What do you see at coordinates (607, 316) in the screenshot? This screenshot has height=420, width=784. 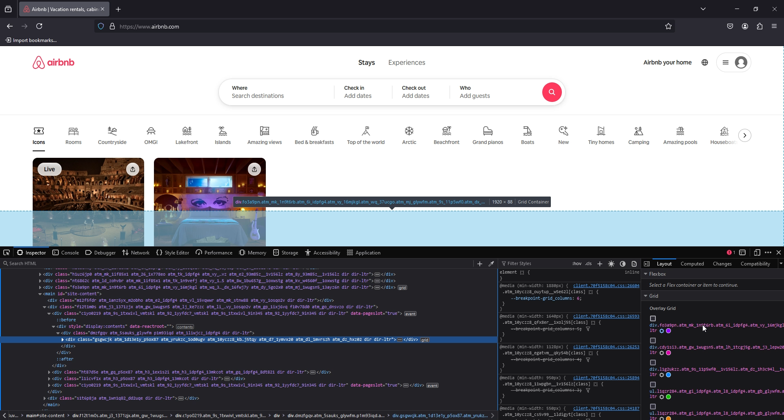 I see `link` at bounding box center [607, 316].